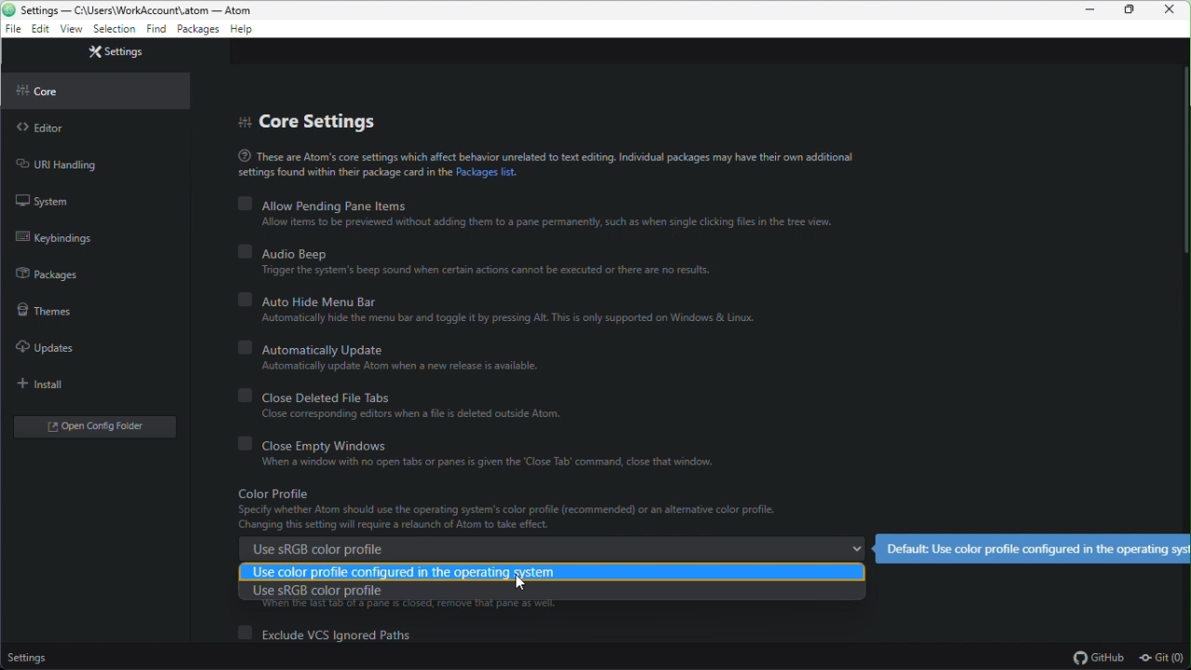 The width and height of the screenshot is (1191, 670). Describe the element at coordinates (1174, 10) in the screenshot. I see `Close` at that location.